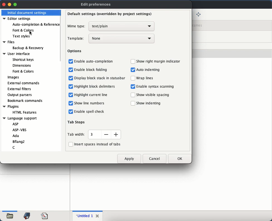  Describe the element at coordinates (28, 48) in the screenshot. I see `Backup & Recovery` at that location.